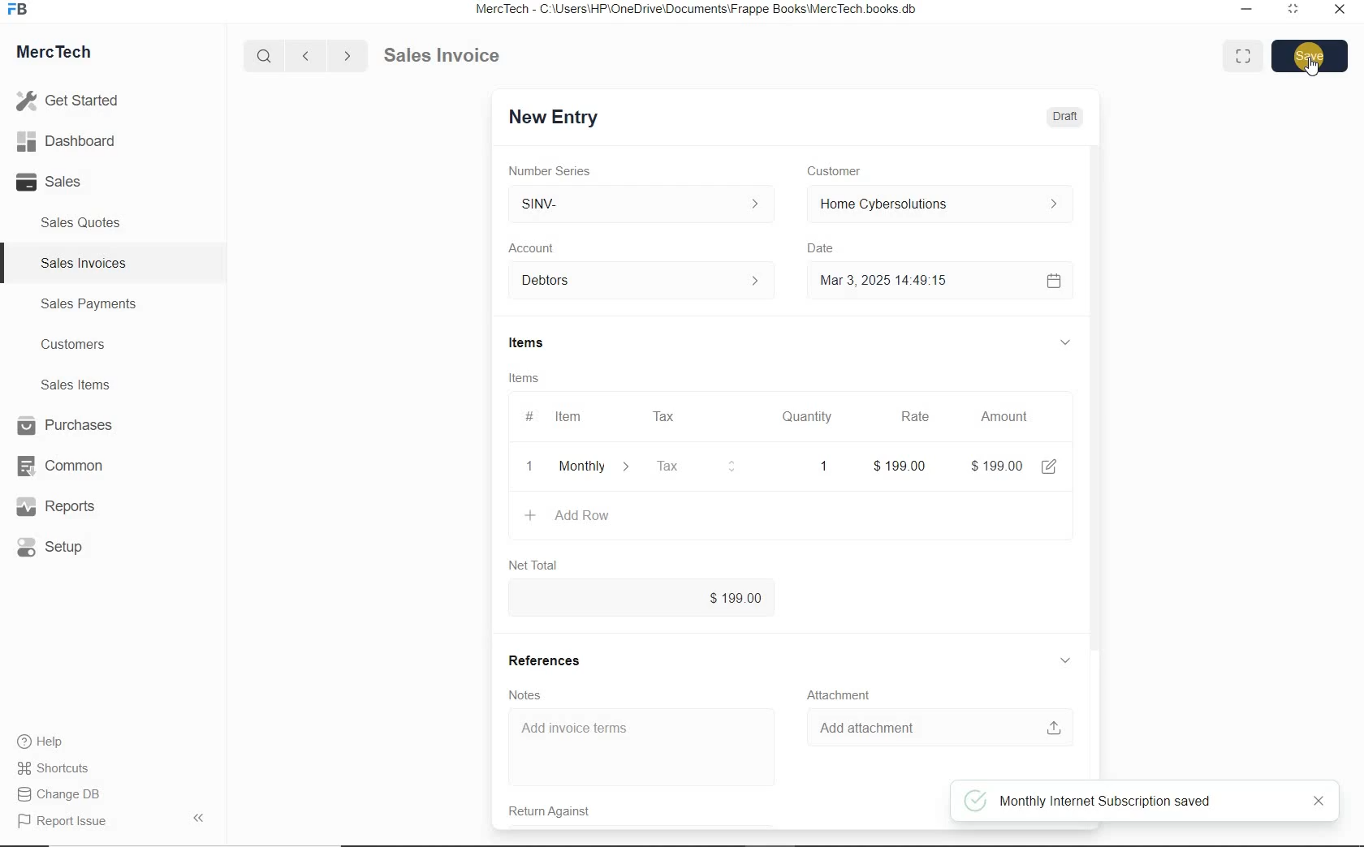 This screenshot has width=1364, height=847. Describe the element at coordinates (62, 55) in the screenshot. I see `MercTech` at that location.